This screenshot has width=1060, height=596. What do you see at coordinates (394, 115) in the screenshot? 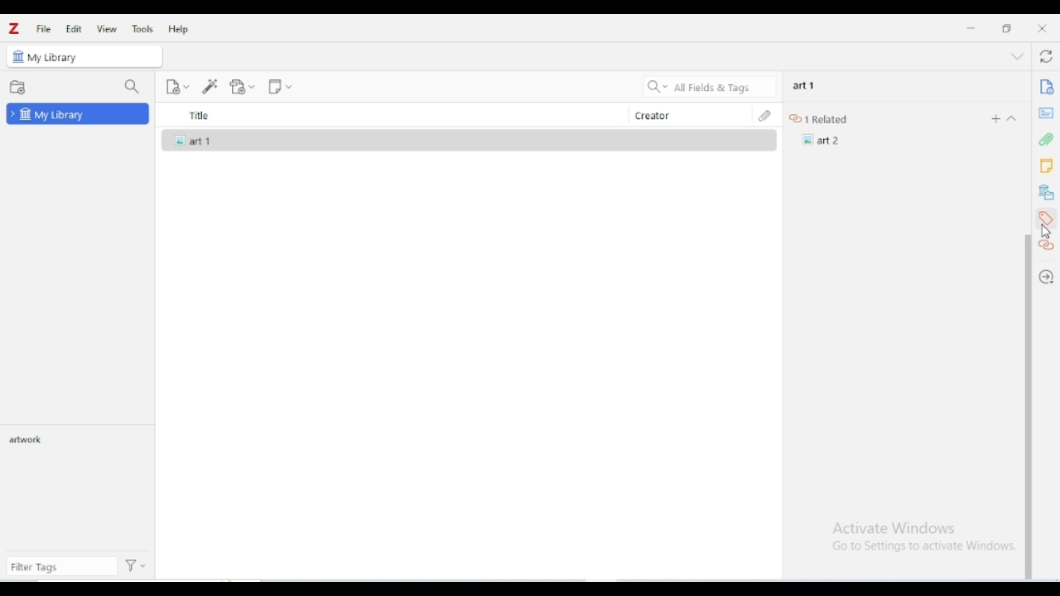
I see `title` at bounding box center [394, 115].